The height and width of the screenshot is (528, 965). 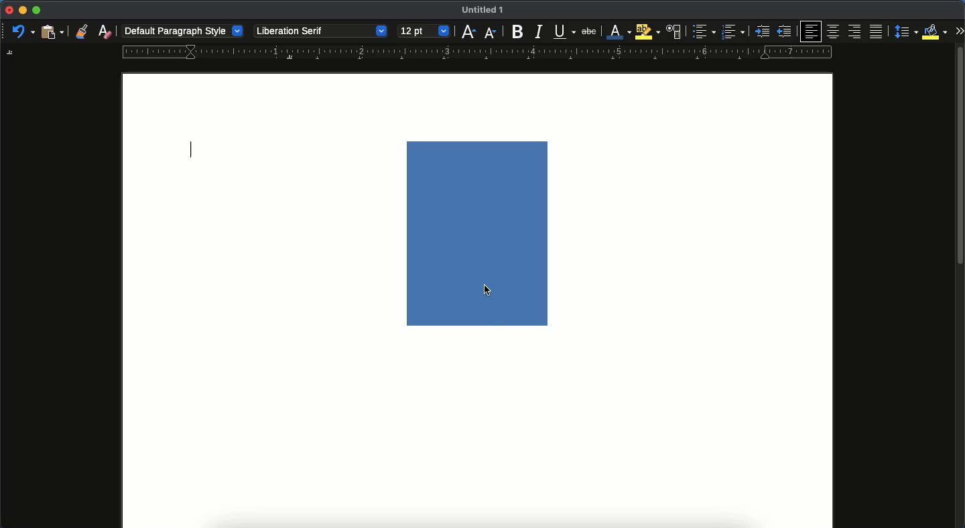 What do you see at coordinates (82, 32) in the screenshot?
I see `clone formatting` at bounding box center [82, 32].